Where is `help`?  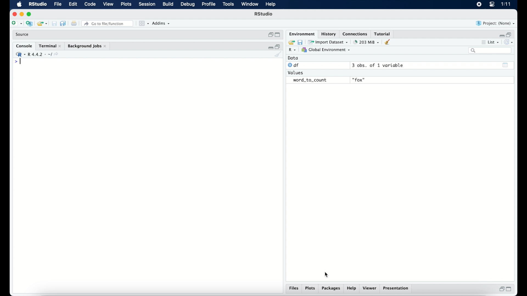
help is located at coordinates (271, 5).